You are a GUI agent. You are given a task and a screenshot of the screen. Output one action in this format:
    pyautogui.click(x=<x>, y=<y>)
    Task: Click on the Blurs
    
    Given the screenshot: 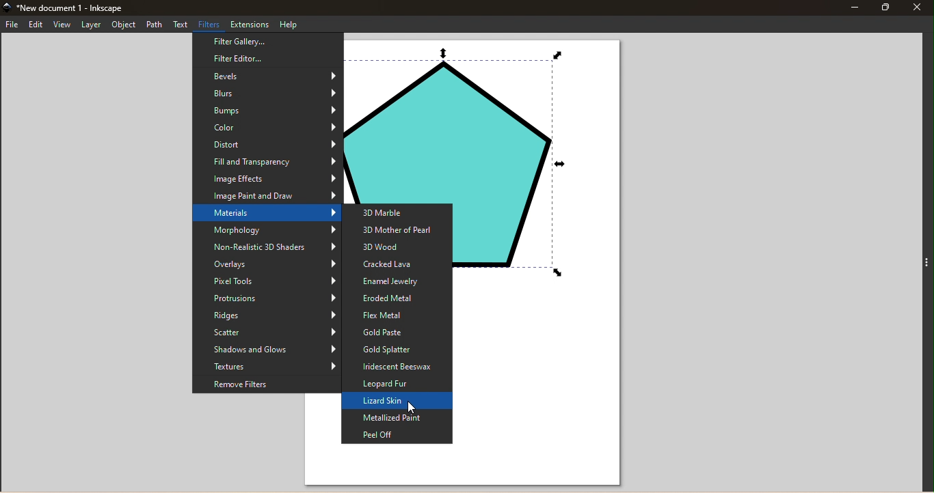 What is the action you would take?
    pyautogui.click(x=269, y=94)
    